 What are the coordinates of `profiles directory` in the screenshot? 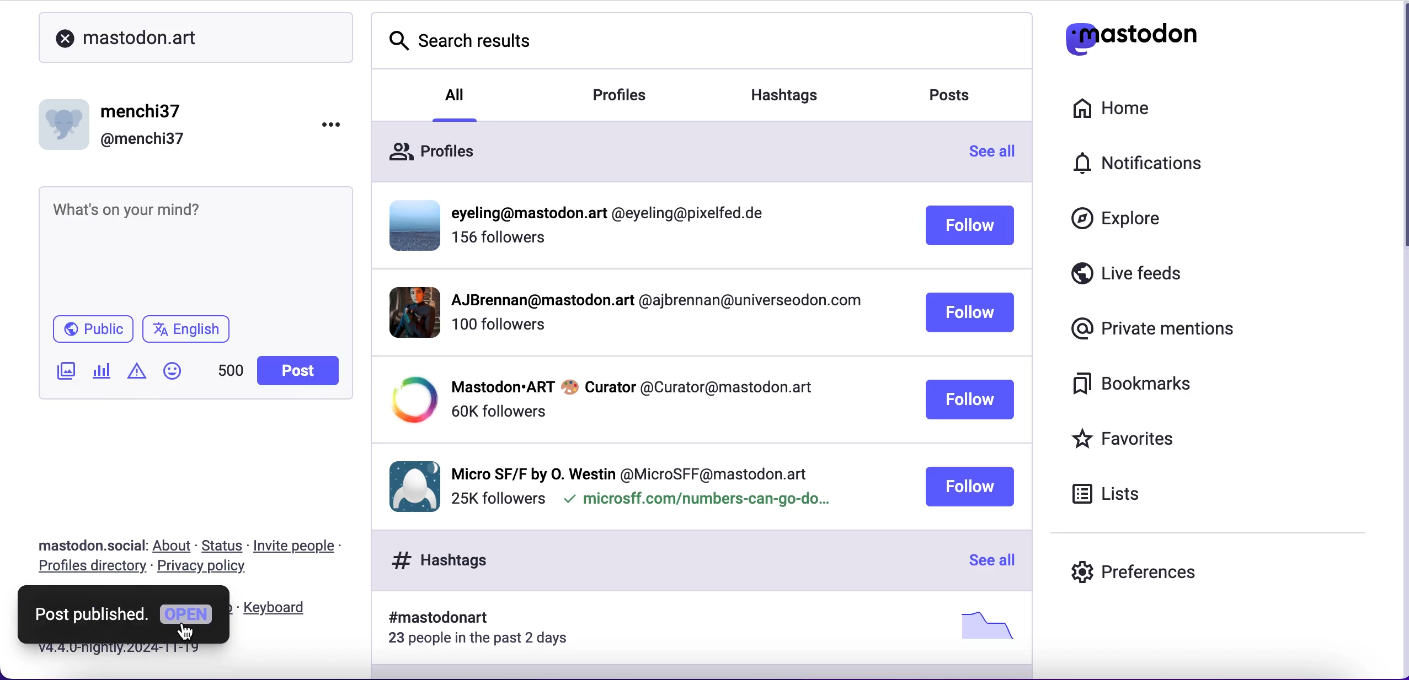 It's located at (88, 568).